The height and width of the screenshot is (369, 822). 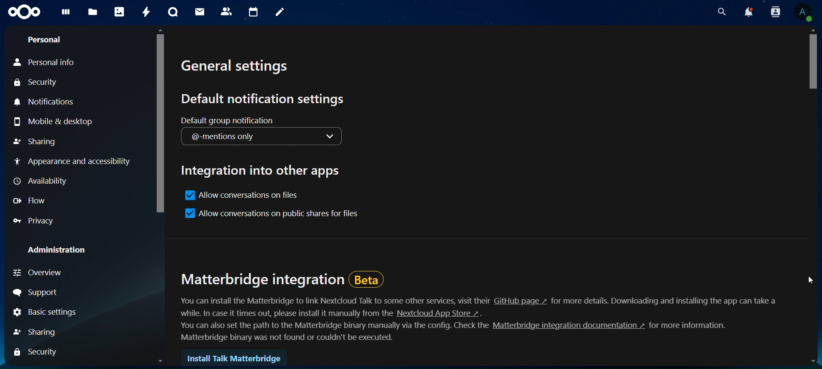 What do you see at coordinates (723, 12) in the screenshot?
I see `search` at bounding box center [723, 12].